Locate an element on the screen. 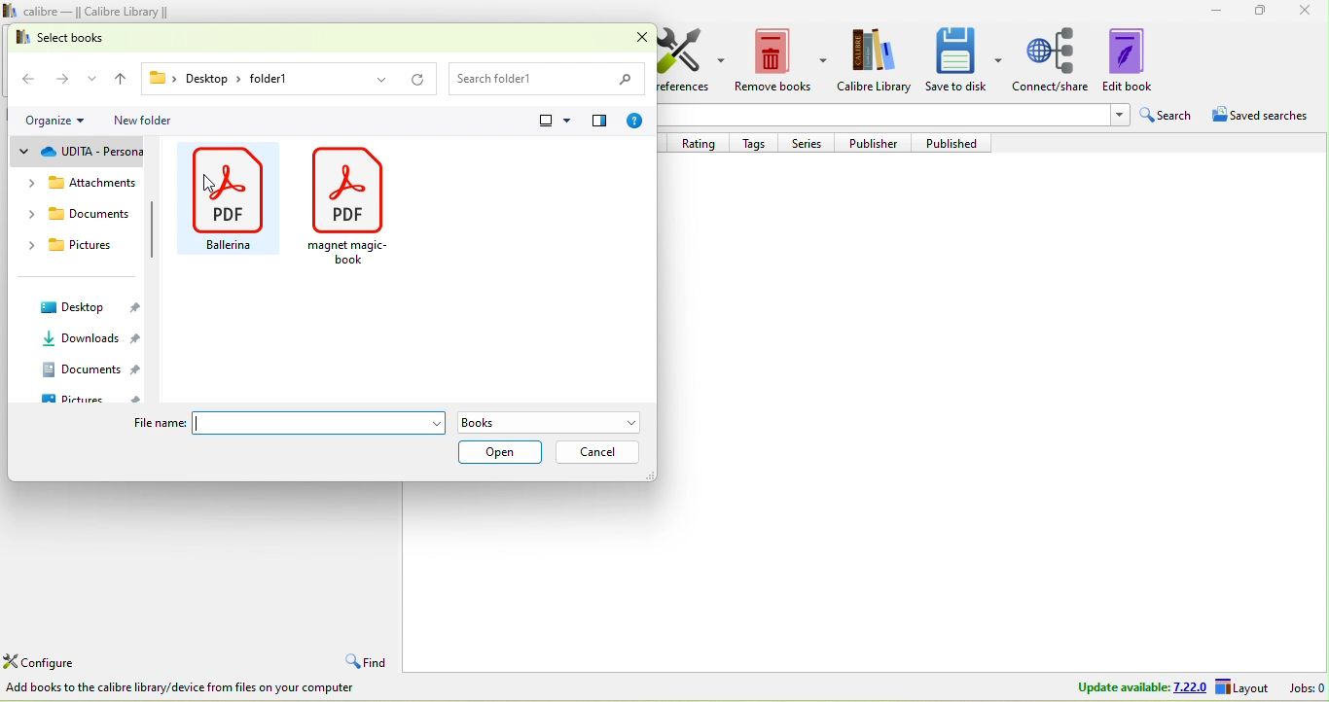 This screenshot has height=702, width=1329. documents is located at coordinates (83, 212).